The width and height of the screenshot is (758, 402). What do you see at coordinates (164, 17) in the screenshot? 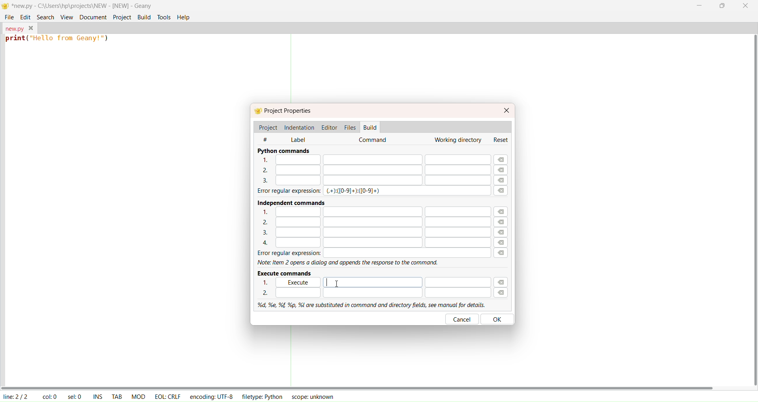
I see `tools` at bounding box center [164, 17].